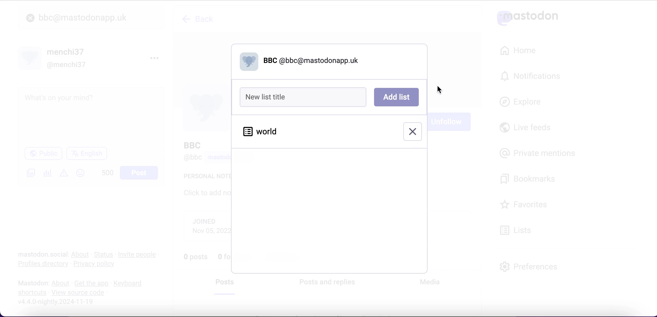  What do you see at coordinates (92, 116) in the screenshot?
I see `post what's n your mind` at bounding box center [92, 116].